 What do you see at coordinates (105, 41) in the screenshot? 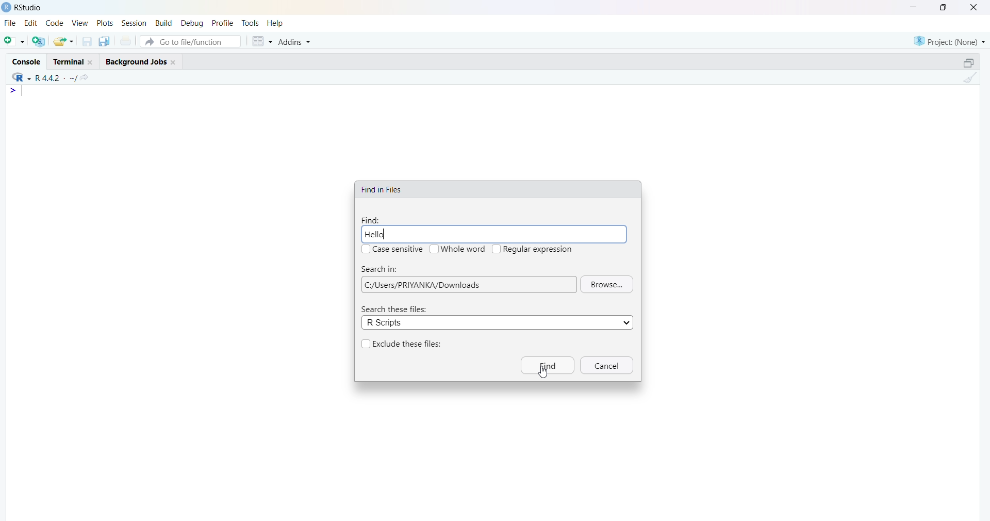
I see `duplicate` at bounding box center [105, 41].